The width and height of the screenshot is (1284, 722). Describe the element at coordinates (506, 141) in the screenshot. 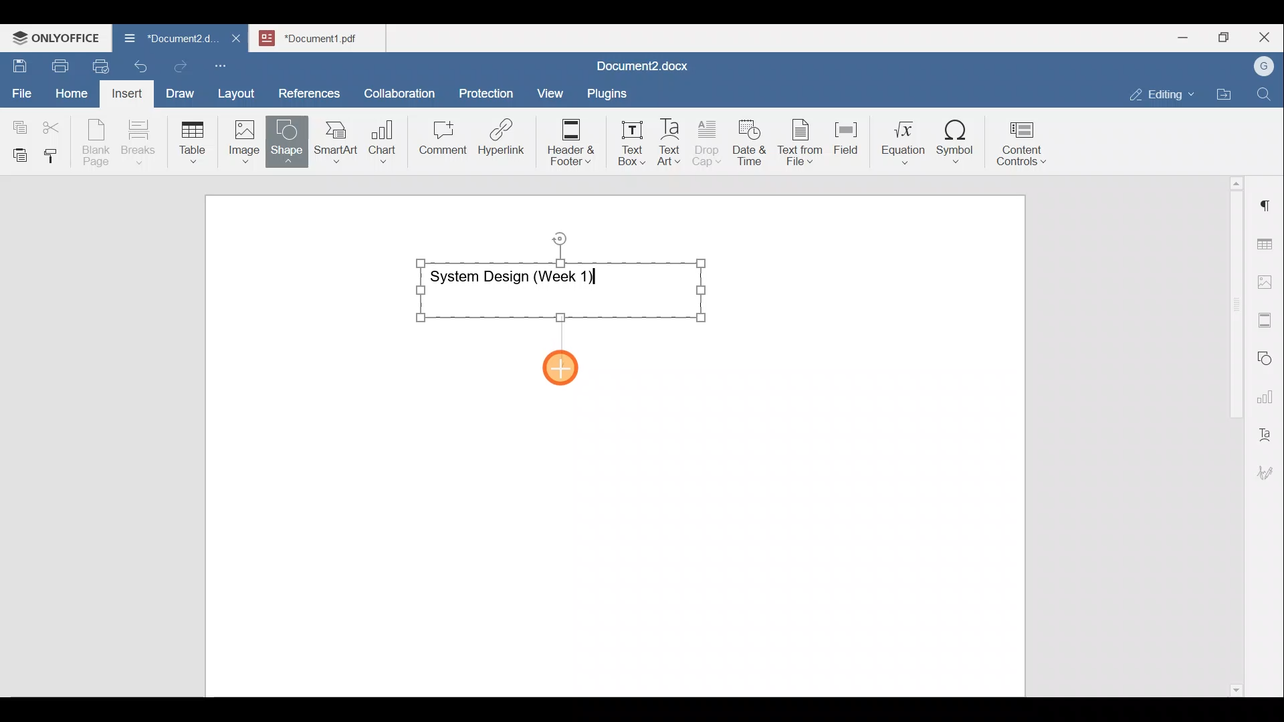

I see `Hyperlink` at that location.